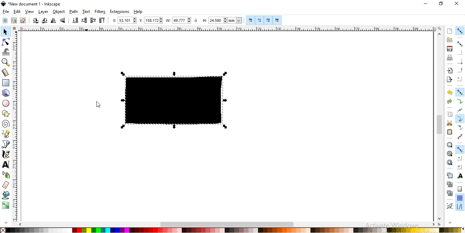 The height and width of the screenshot is (233, 465). Describe the element at coordinates (75, 20) in the screenshot. I see `lower selection to bottom` at that location.